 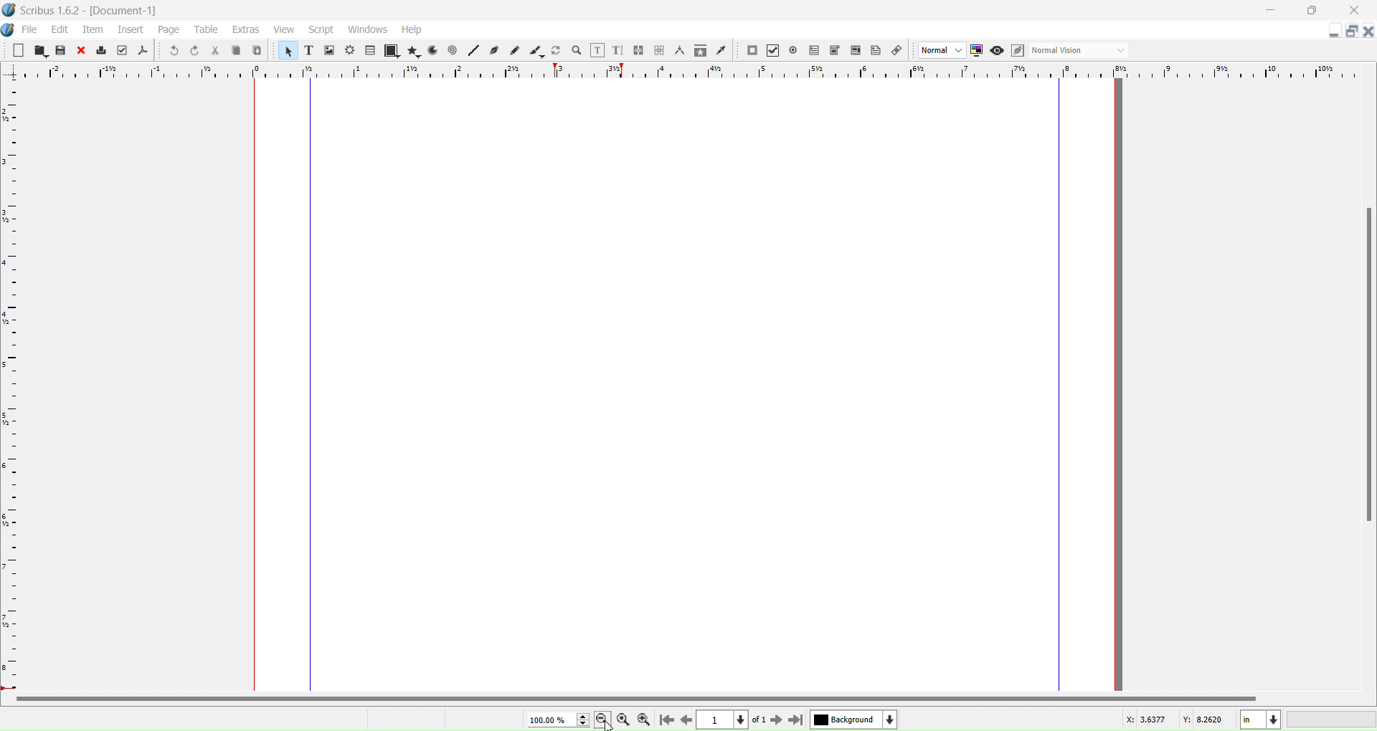 What do you see at coordinates (9, 9) in the screenshot?
I see `Application Logo` at bounding box center [9, 9].